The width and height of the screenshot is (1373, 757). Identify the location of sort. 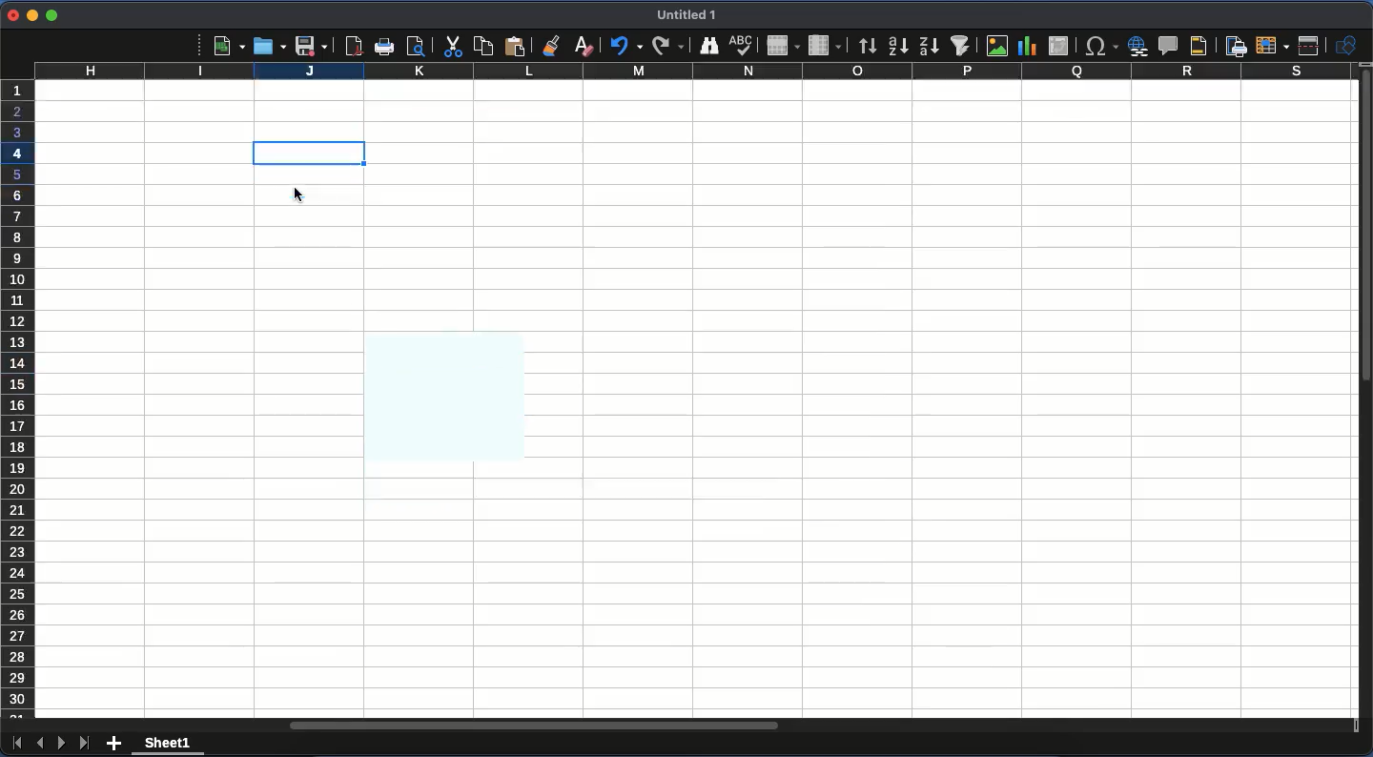
(867, 45).